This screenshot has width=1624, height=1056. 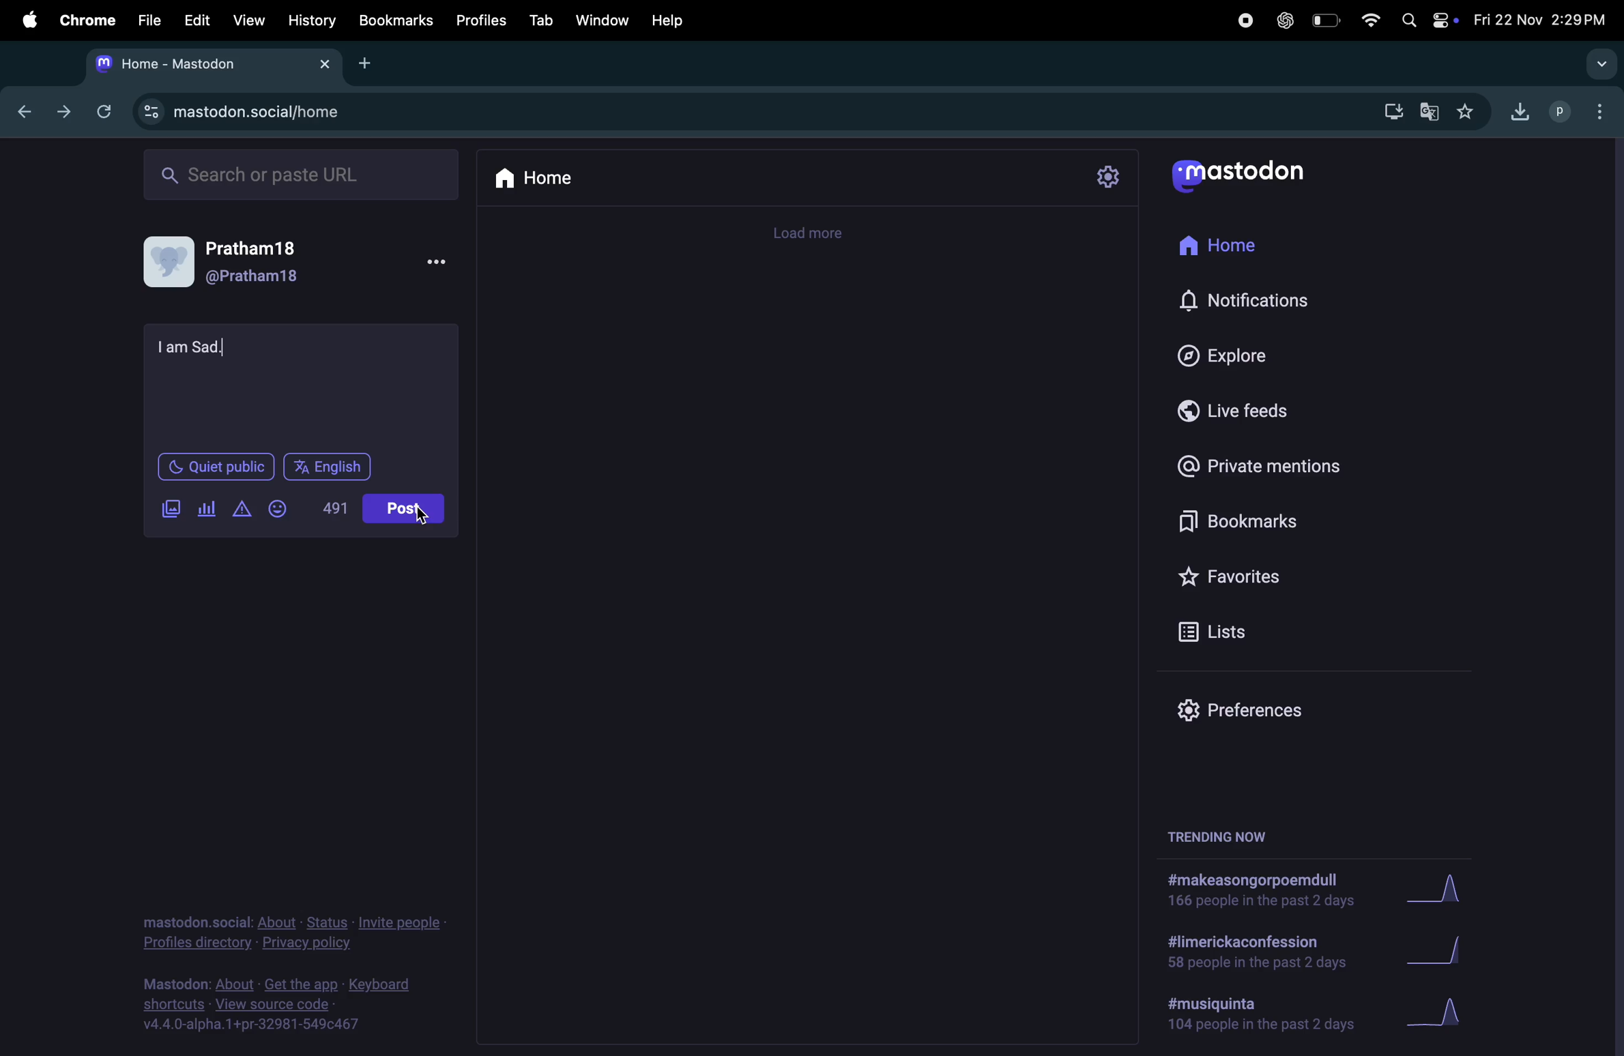 I want to click on backtab, so click(x=20, y=112).